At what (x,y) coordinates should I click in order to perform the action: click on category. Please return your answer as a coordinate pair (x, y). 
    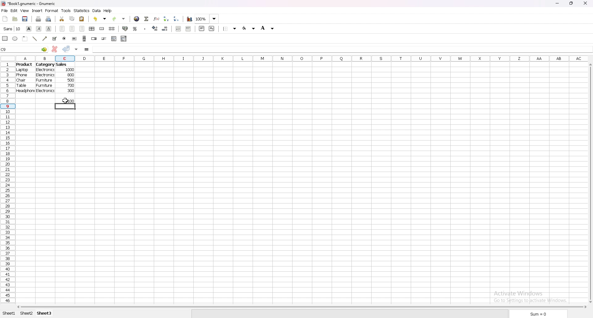
    Looking at the image, I should click on (45, 64).